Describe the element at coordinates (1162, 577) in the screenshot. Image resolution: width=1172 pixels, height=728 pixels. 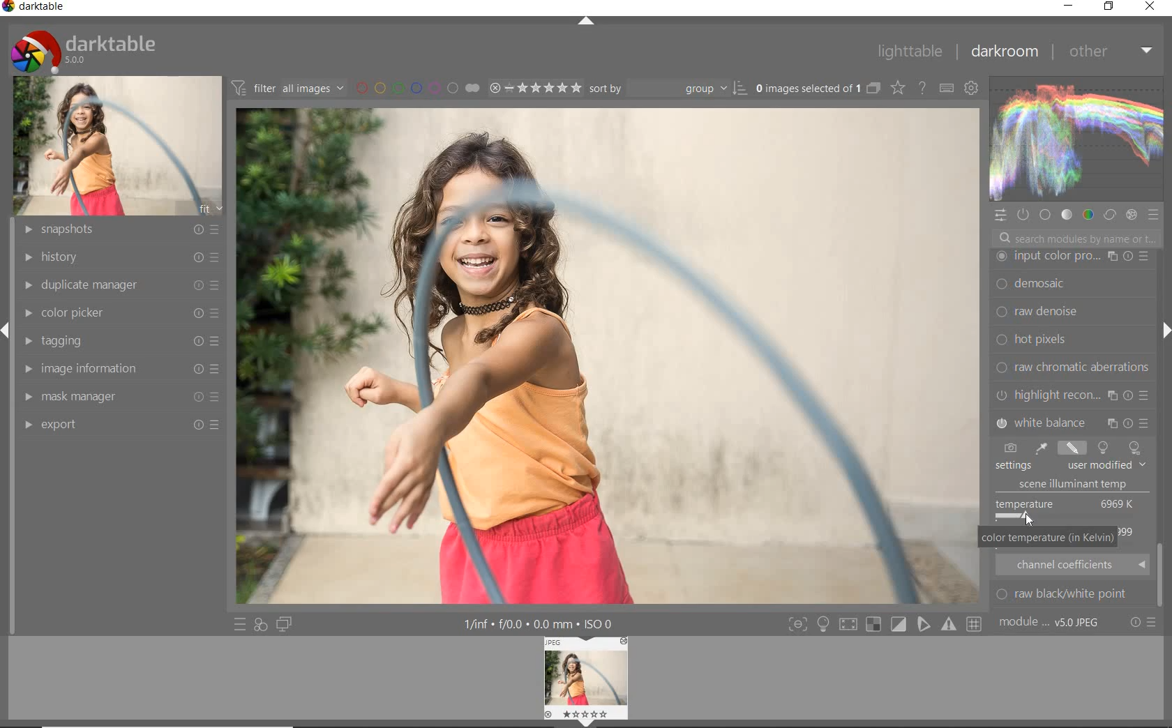
I see `took bar ` at that location.